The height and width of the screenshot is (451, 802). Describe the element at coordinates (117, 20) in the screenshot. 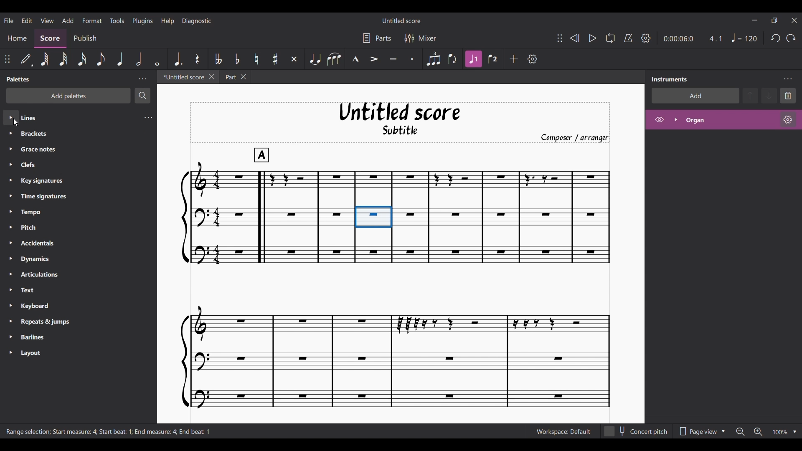

I see `Tools menu` at that location.